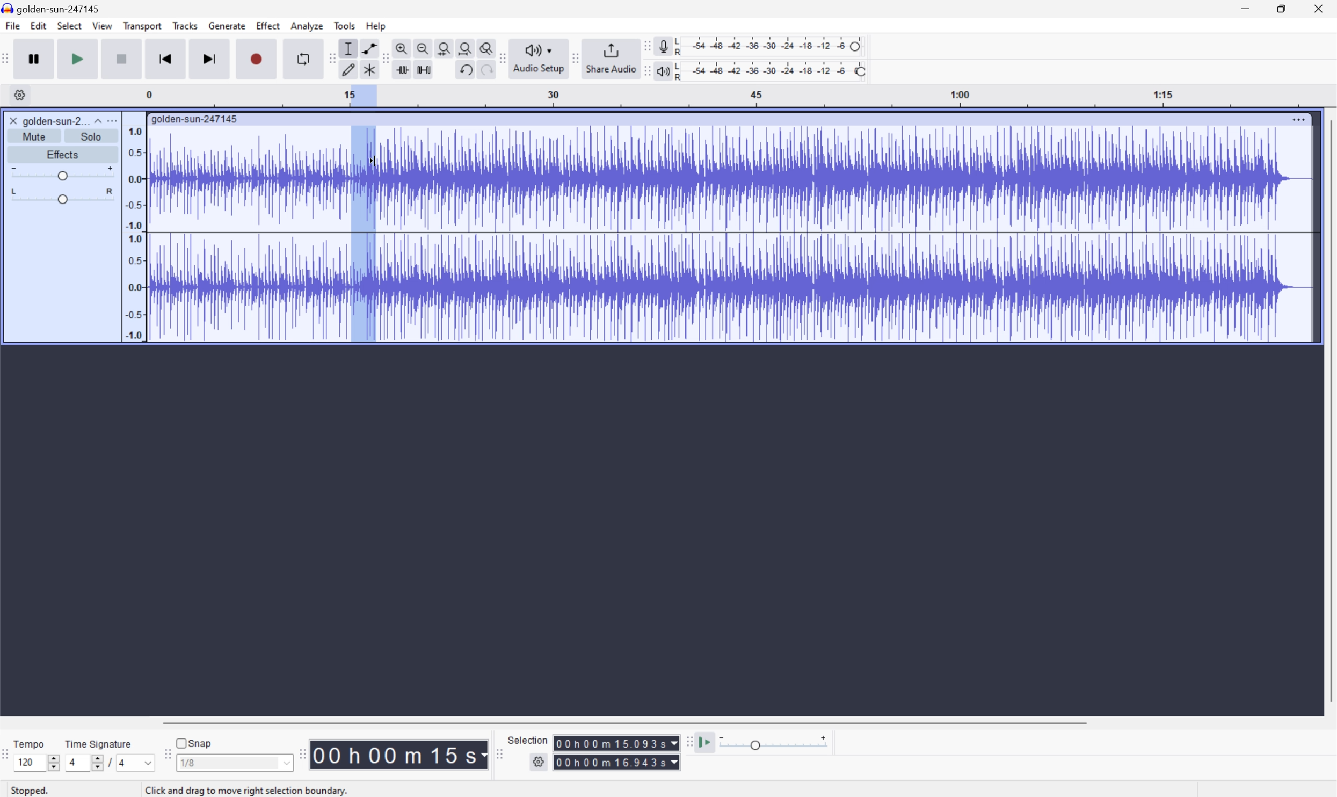 This screenshot has width=1337, height=797. What do you see at coordinates (467, 48) in the screenshot?
I see `Fit project to width` at bounding box center [467, 48].